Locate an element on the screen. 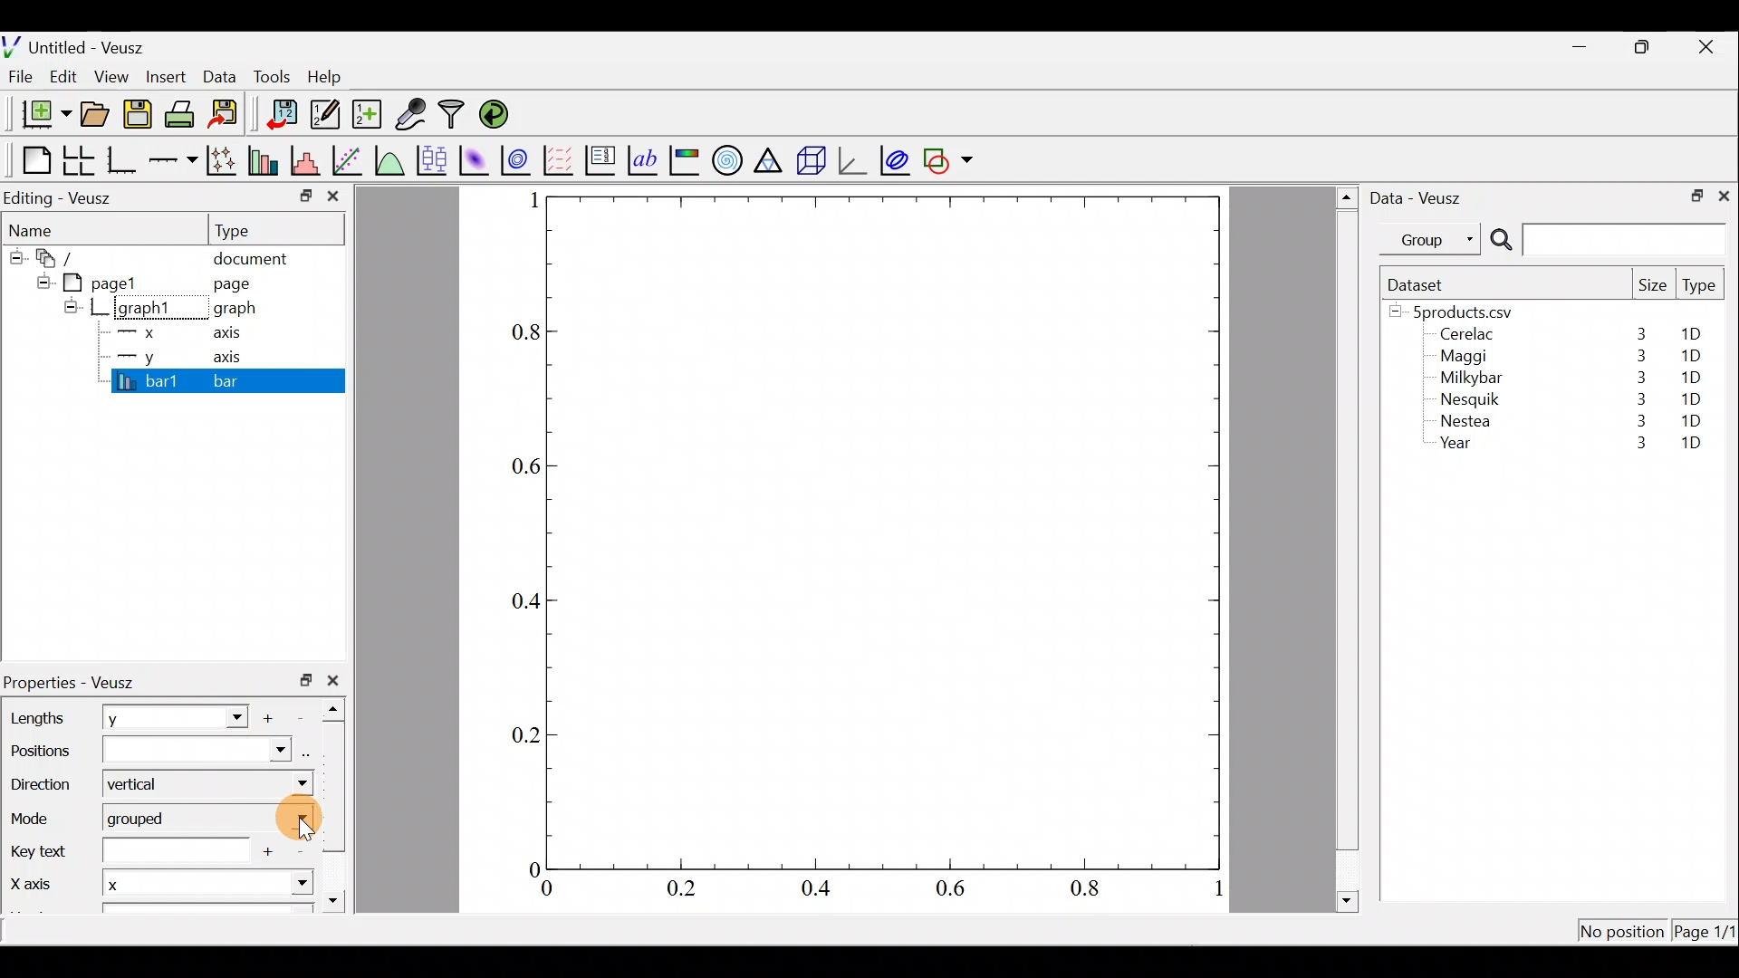 This screenshot has height=978, width=1739. Lengths is located at coordinates (38, 718).